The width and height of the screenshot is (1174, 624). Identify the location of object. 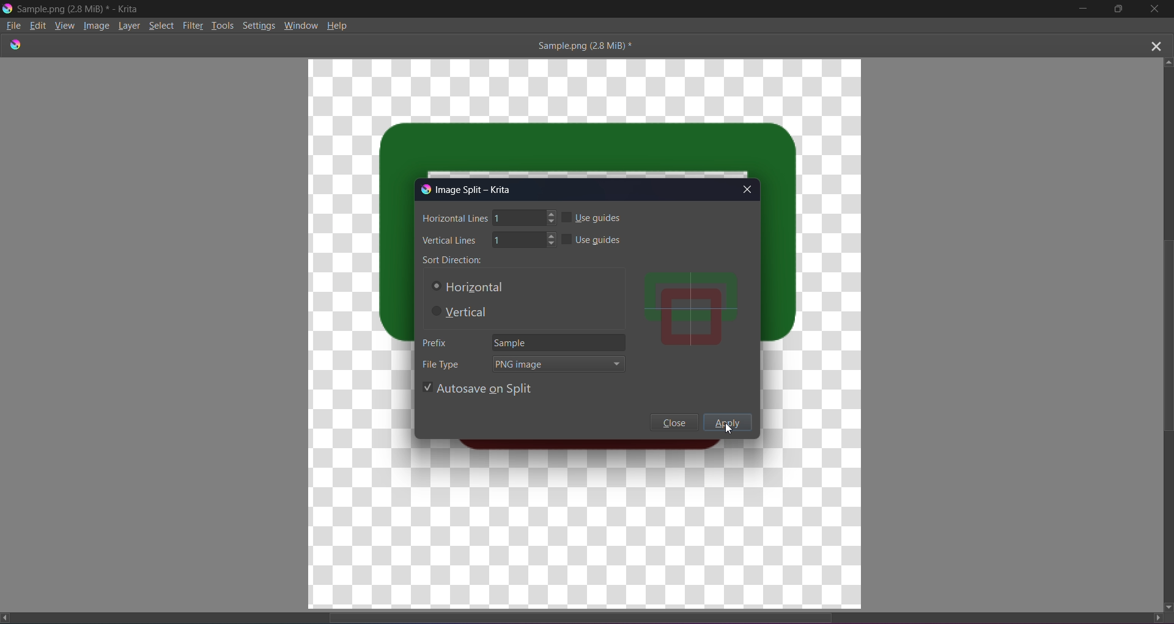
(691, 310).